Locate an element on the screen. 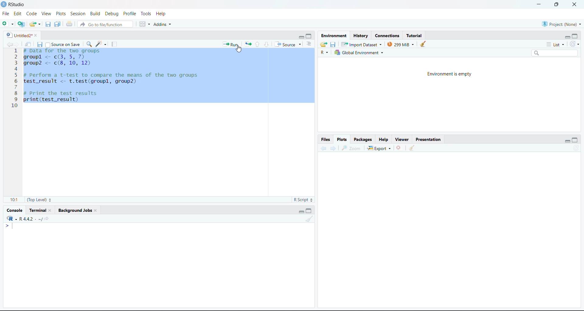 The width and height of the screenshot is (584, 311). R is located at coordinates (324, 53).